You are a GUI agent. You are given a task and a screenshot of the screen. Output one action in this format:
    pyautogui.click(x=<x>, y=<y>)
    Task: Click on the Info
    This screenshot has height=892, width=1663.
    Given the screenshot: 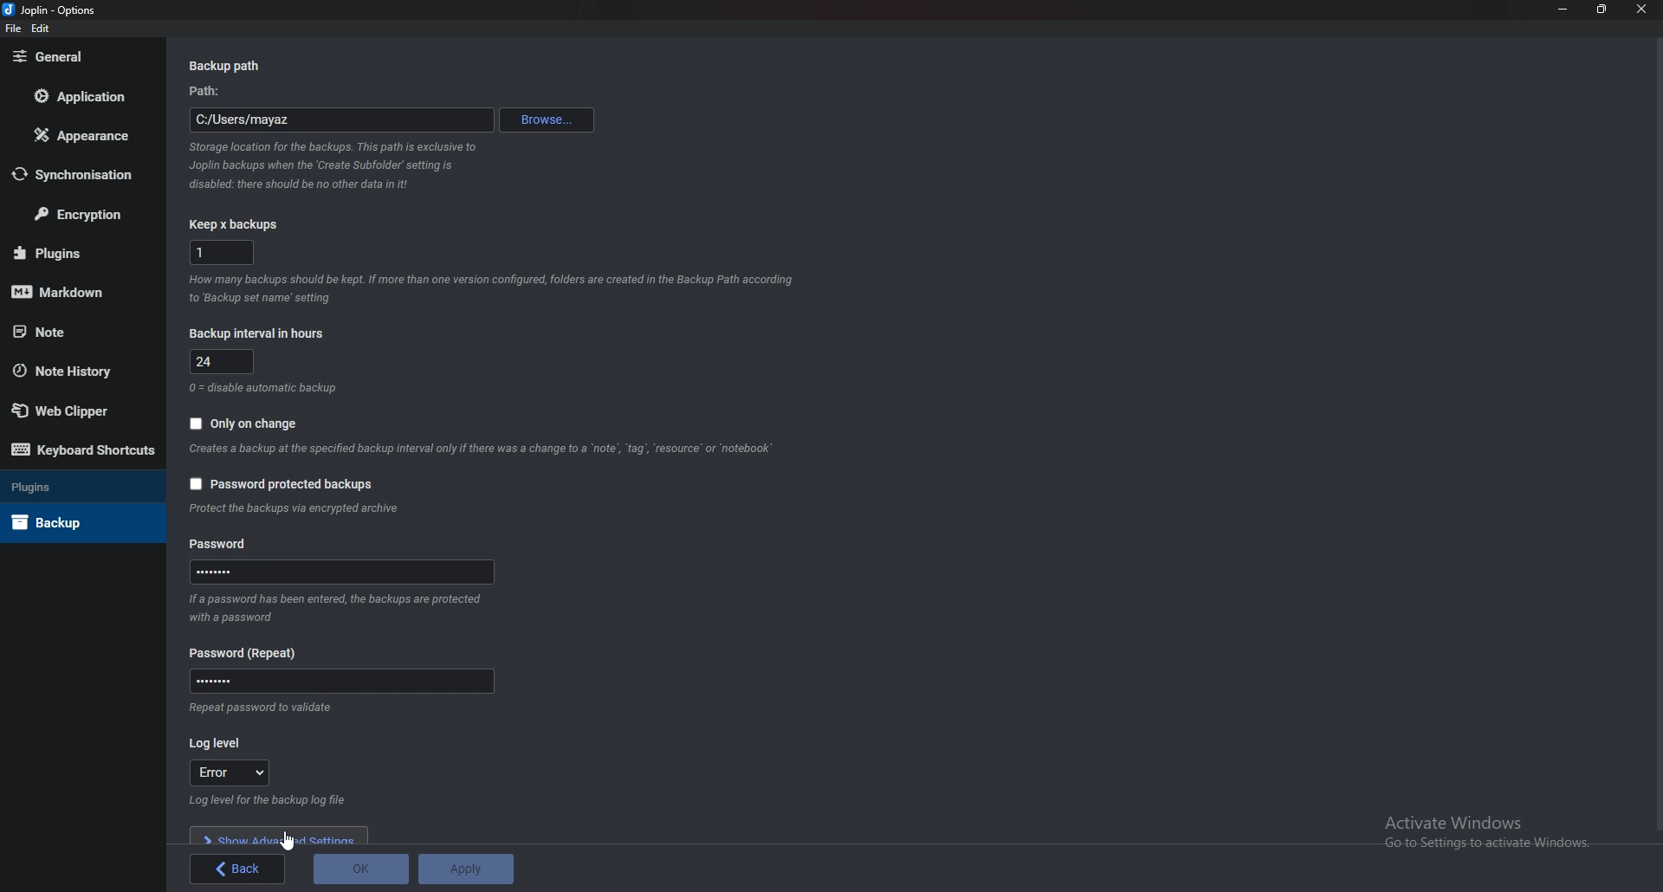 What is the action you would take?
    pyautogui.click(x=298, y=508)
    